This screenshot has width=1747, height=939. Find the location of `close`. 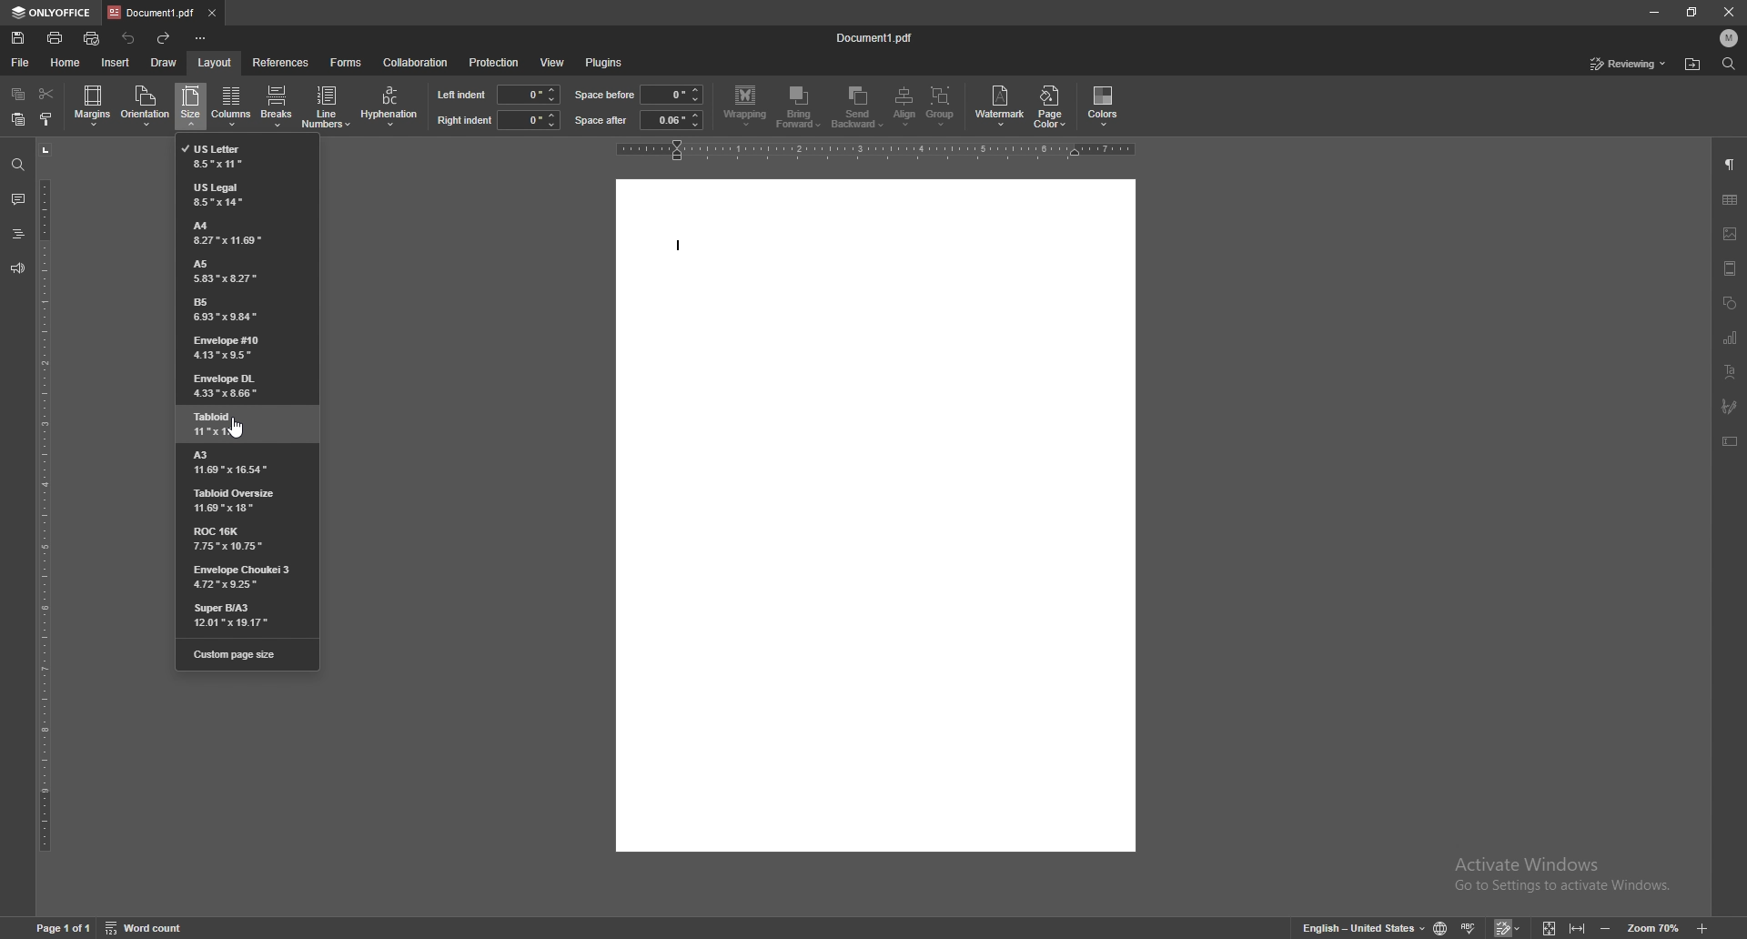

close is located at coordinates (1730, 10).